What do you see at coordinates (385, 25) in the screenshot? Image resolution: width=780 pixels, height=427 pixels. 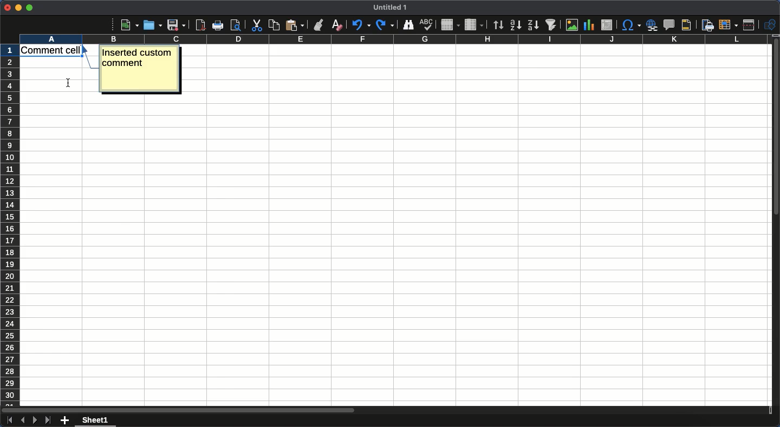 I see `Redo` at bounding box center [385, 25].